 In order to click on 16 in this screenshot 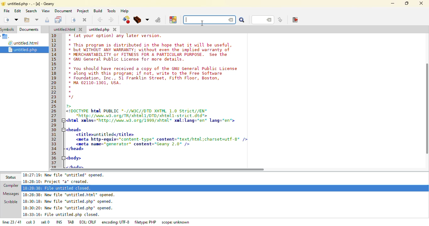, I will do `click(54, 64)`.